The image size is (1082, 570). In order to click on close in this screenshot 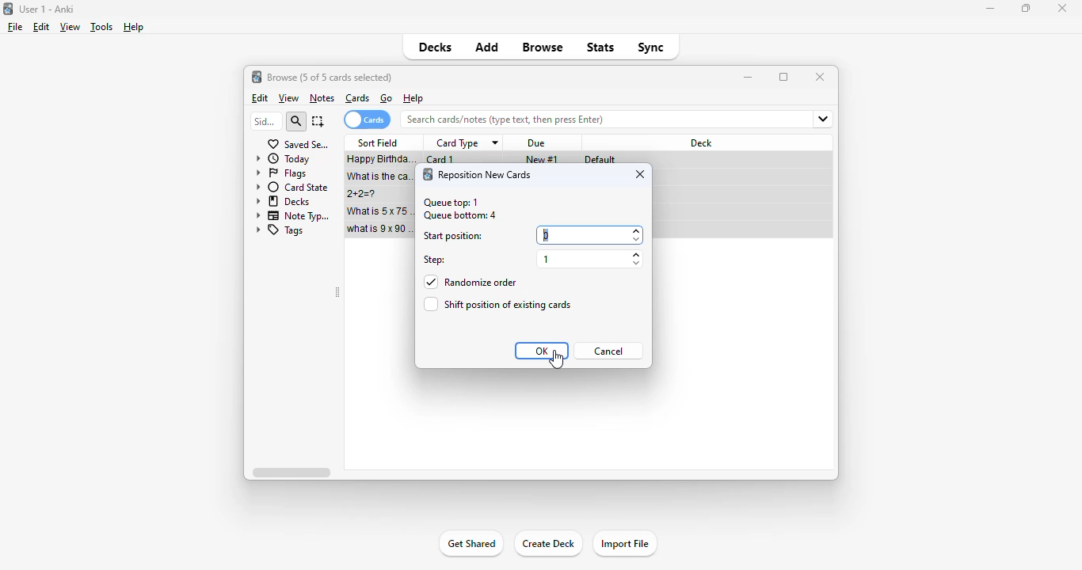, I will do `click(1062, 9)`.